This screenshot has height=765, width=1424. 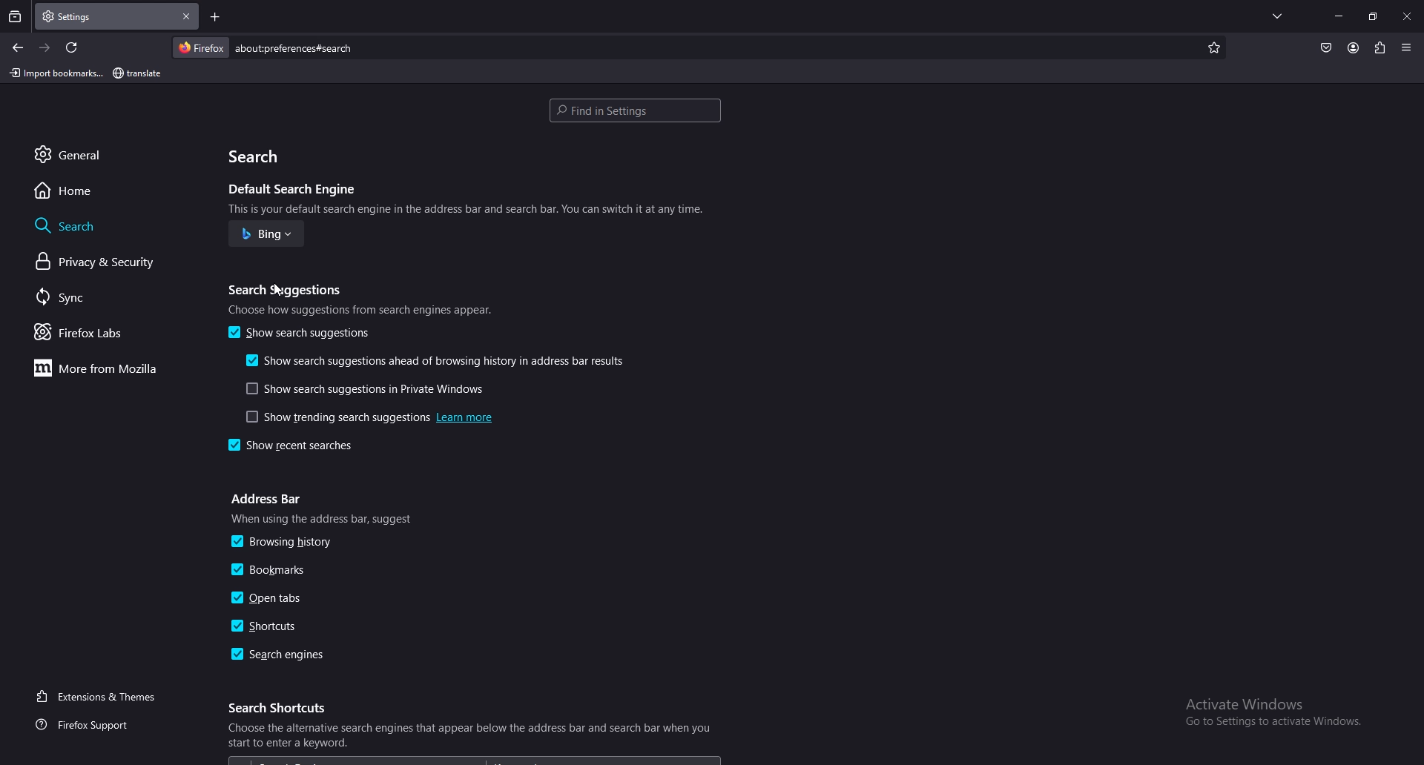 What do you see at coordinates (1326, 48) in the screenshot?
I see `save to pocket` at bounding box center [1326, 48].